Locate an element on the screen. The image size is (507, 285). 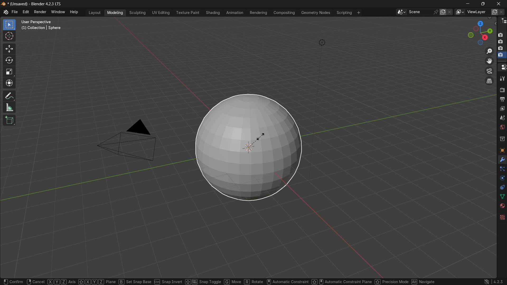
user perspective (1) collection | sphere is located at coordinates (42, 25).